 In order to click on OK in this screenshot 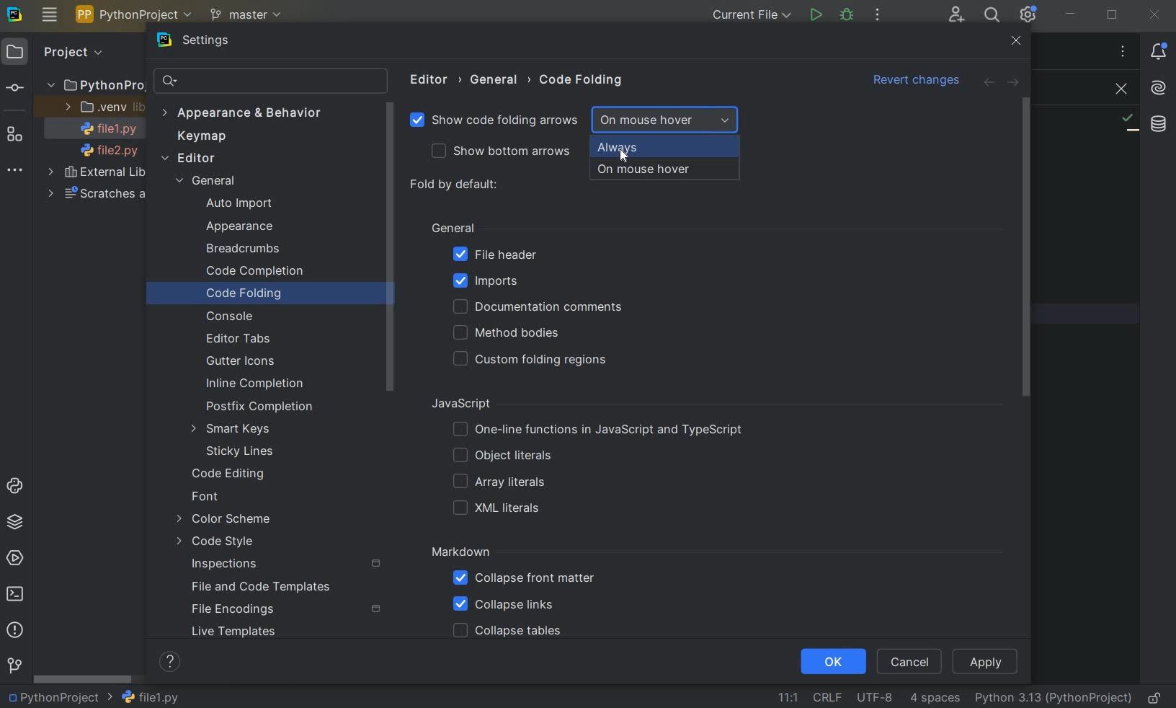, I will do `click(832, 663)`.